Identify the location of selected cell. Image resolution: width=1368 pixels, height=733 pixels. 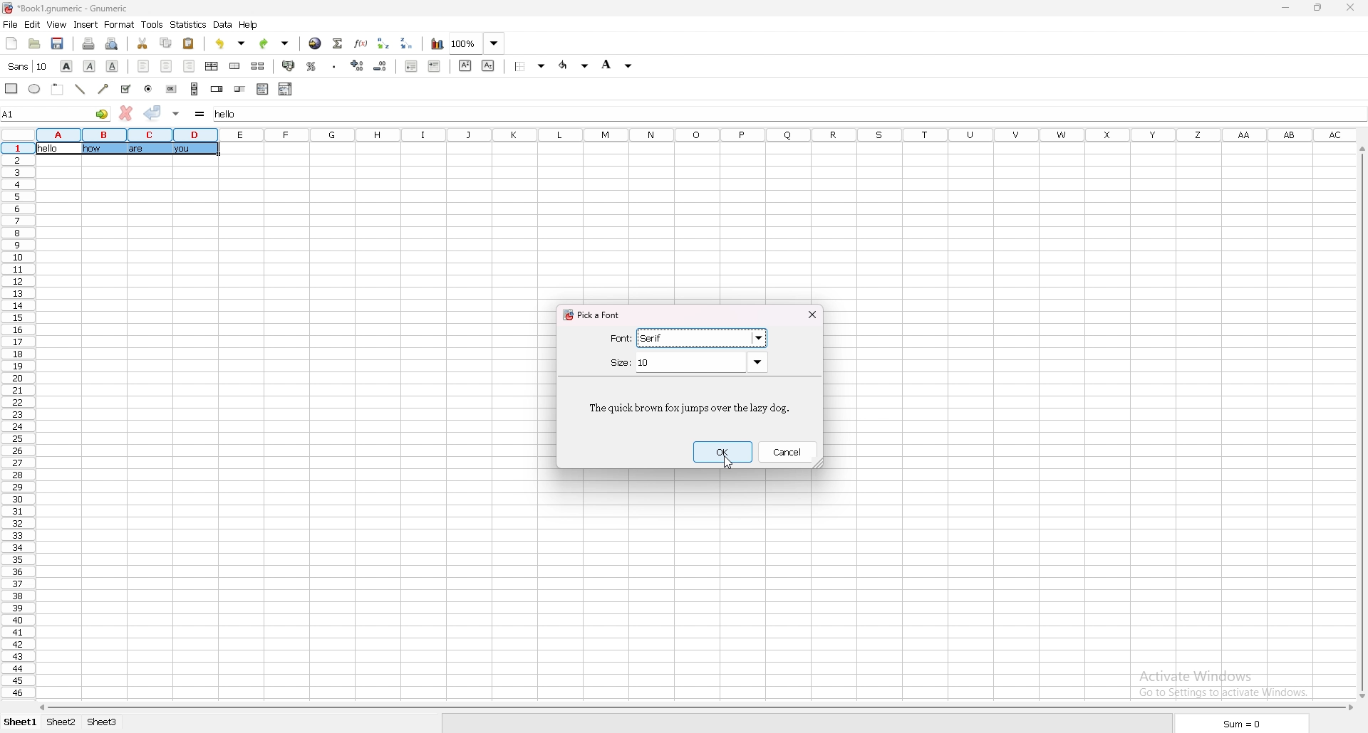
(59, 149).